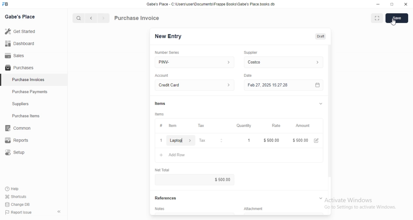 This screenshot has height=220, width=413. Describe the element at coordinates (16, 196) in the screenshot. I see `Shortcuts` at that location.